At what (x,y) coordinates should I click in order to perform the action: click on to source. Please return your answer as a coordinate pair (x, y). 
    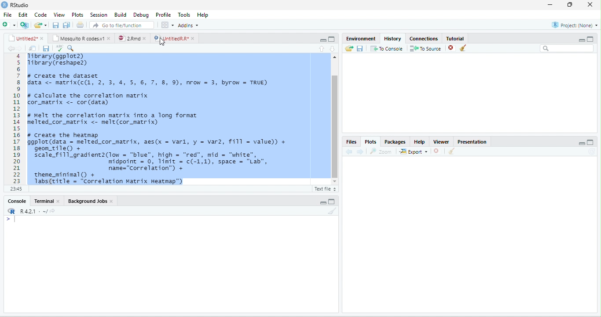
    Looking at the image, I should click on (425, 49).